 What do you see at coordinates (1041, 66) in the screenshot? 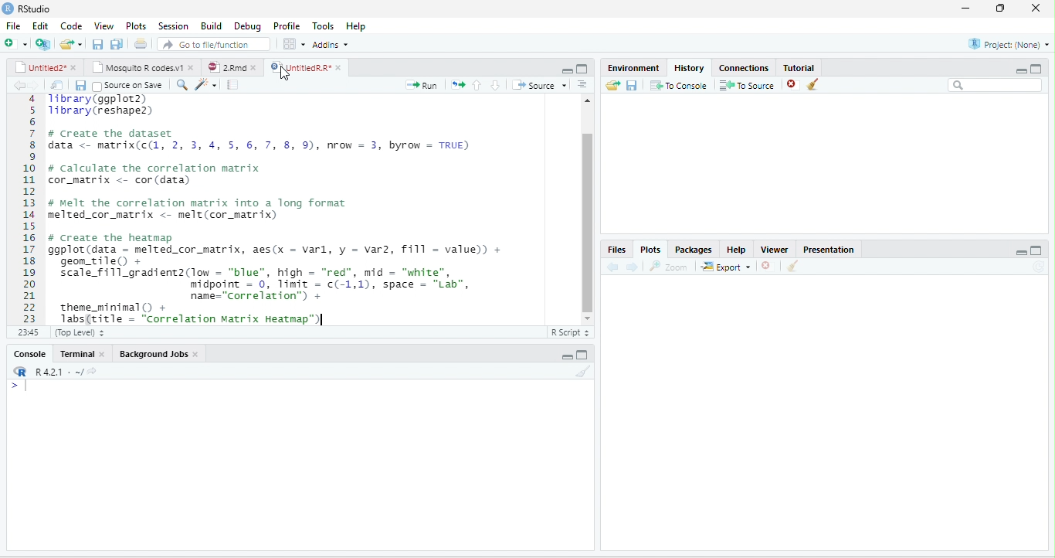
I see `aximize ` at bounding box center [1041, 66].